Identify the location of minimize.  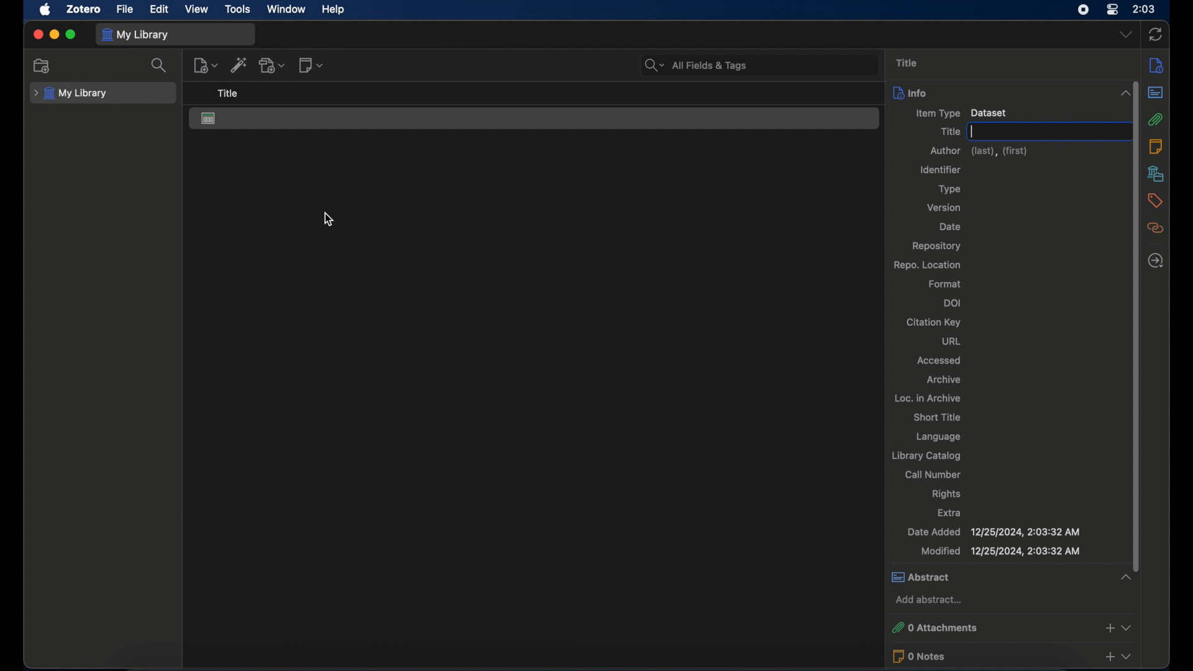
(55, 35).